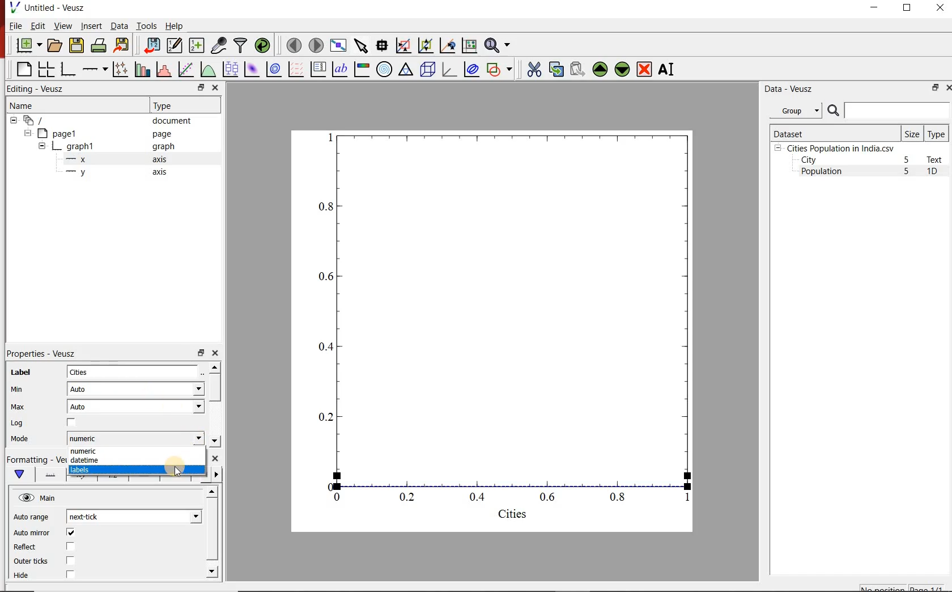 This screenshot has width=952, height=592. I want to click on Group datasets with property given, so click(795, 110).